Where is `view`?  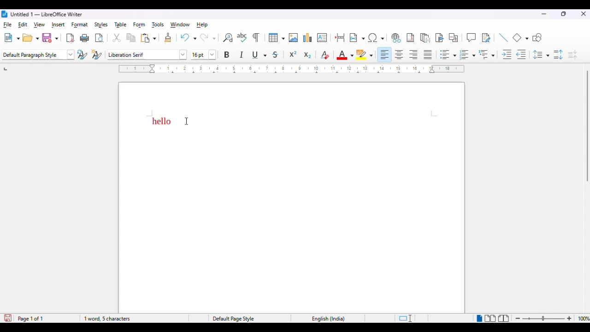
view is located at coordinates (40, 24).